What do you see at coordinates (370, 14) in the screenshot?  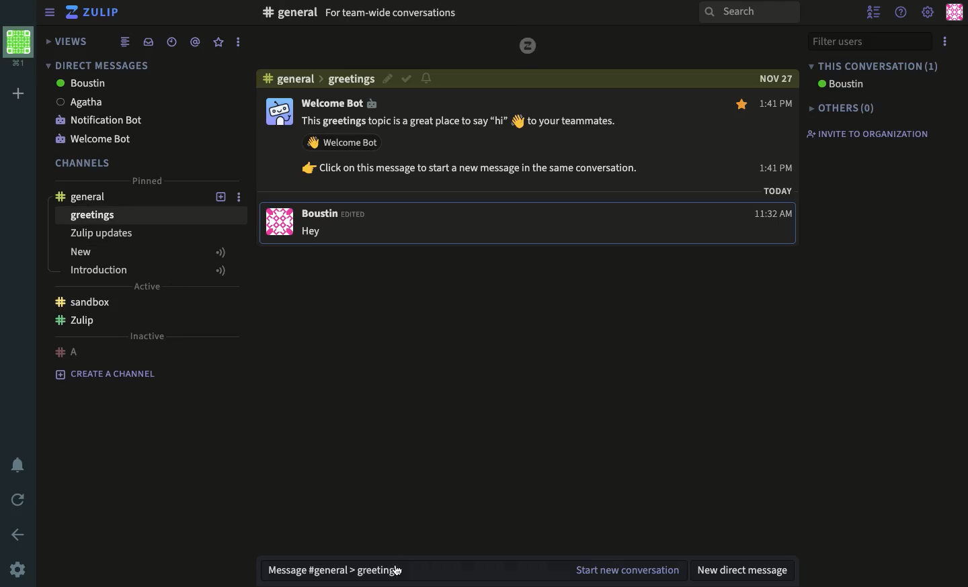 I see `#F general For team-wide conversations` at bounding box center [370, 14].